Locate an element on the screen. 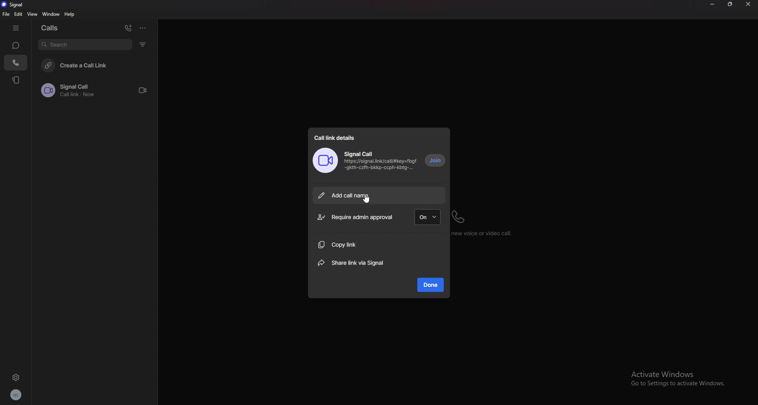 This screenshot has height=405, width=758. signal call is located at coordinates (358, 154).